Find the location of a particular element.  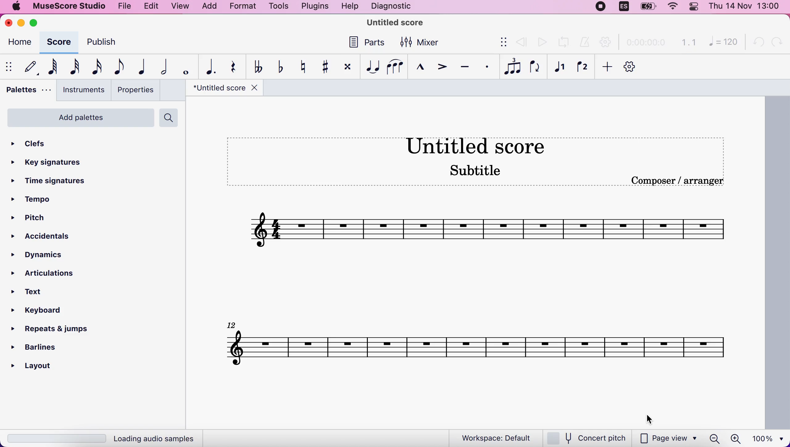

flip direction is located at coordinates (534, 68).